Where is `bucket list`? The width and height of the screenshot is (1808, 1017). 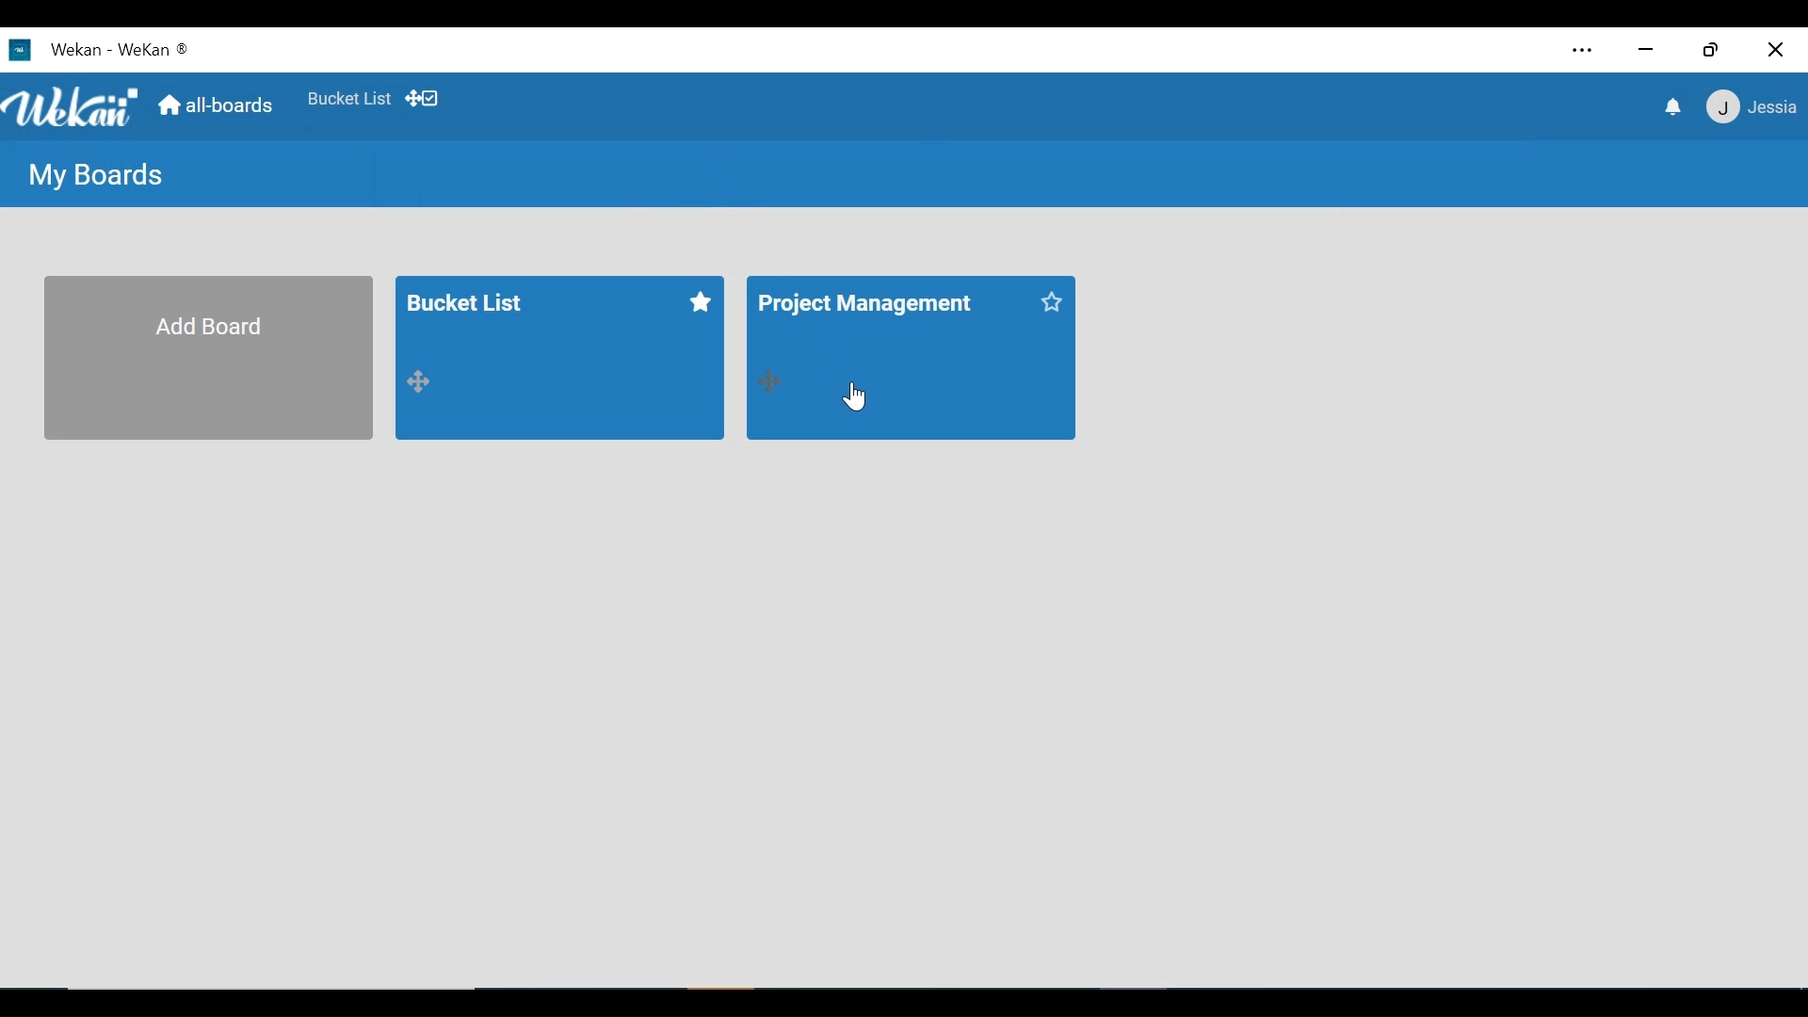
bucket list is located at coordinates (534, 316).